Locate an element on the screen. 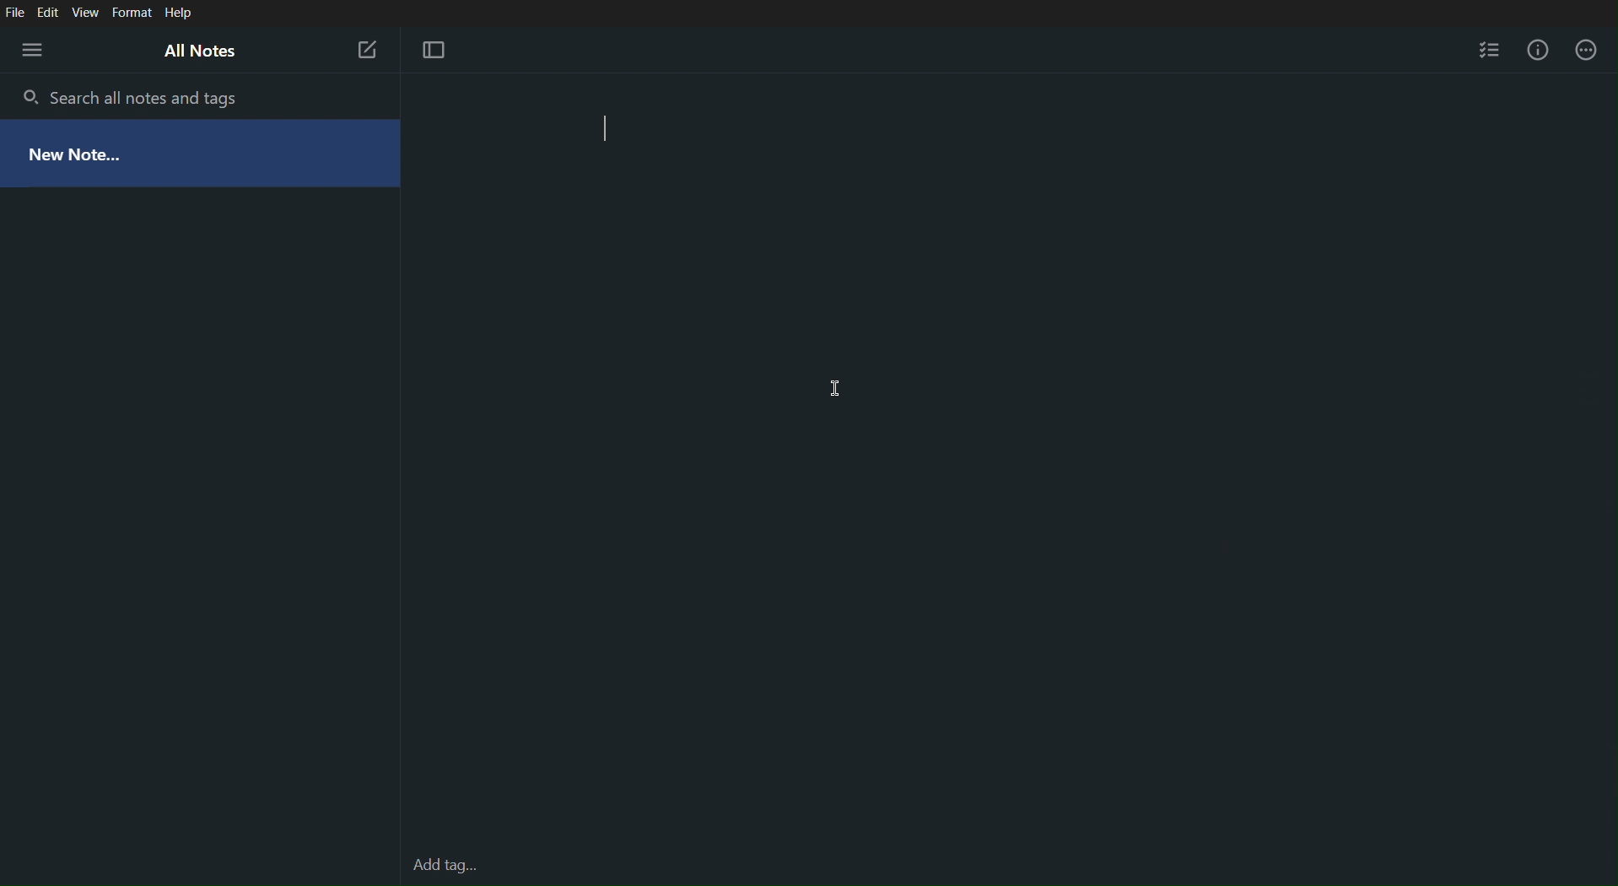  All Notes is located at coordinates (201, 52).